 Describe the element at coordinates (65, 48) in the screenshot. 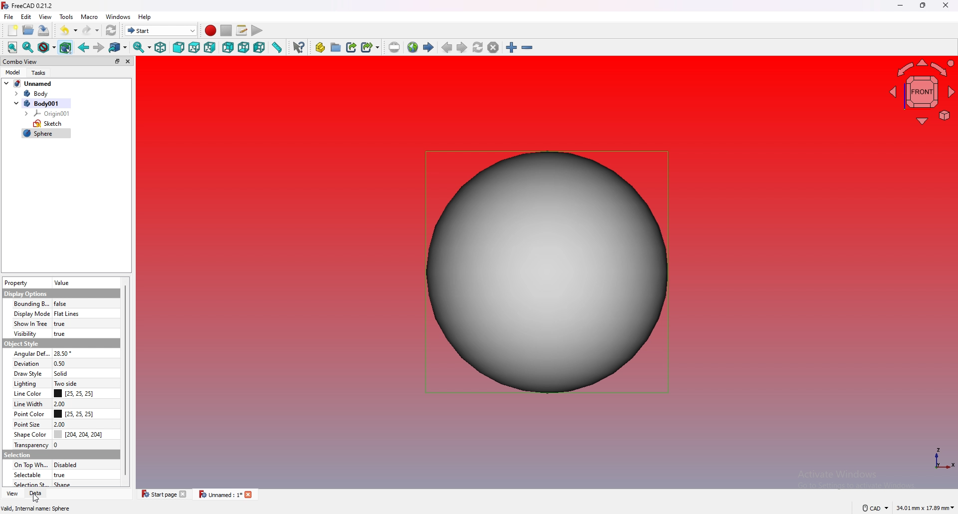

I see `selection filter` at that location.